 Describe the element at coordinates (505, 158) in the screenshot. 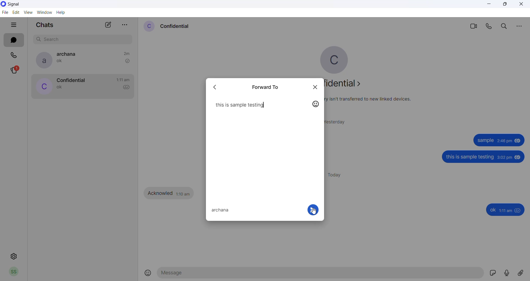

I see `3:02 pm` at that location.